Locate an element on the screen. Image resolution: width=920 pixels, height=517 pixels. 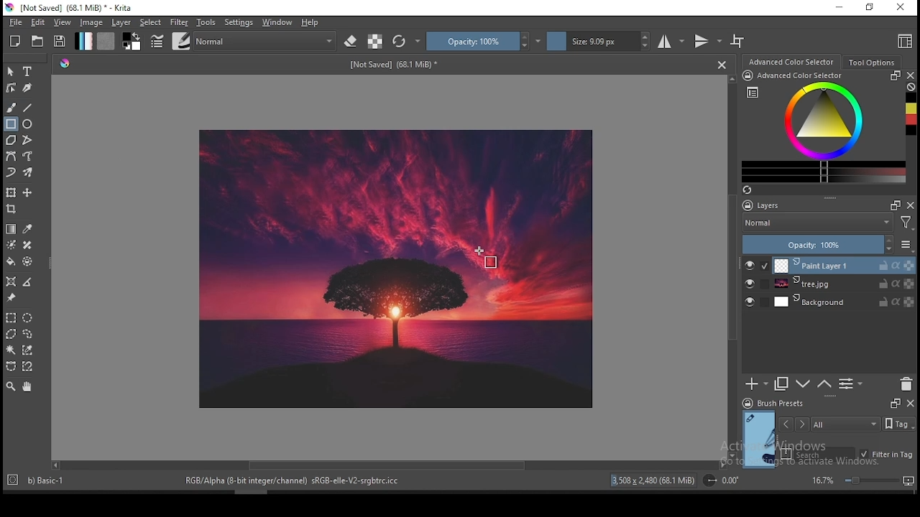
duplicate layer is located at coordinates (782, 385).